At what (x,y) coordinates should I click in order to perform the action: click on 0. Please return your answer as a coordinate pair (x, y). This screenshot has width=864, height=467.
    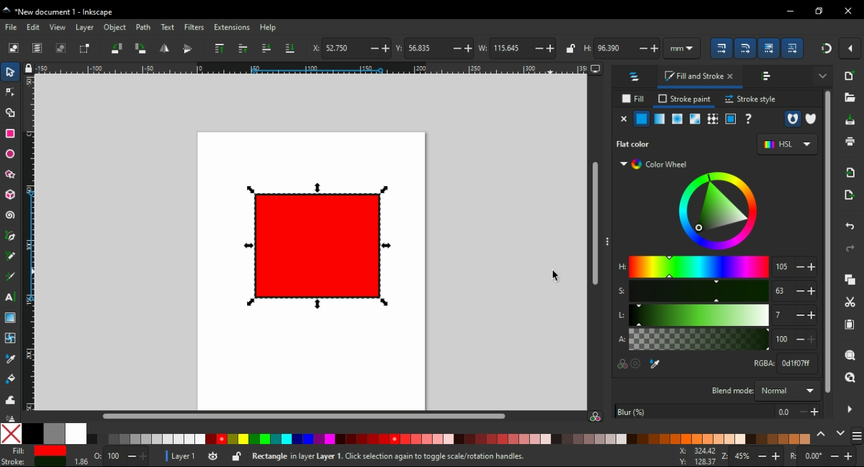
    Looking at the image, I should click on (785, 412).